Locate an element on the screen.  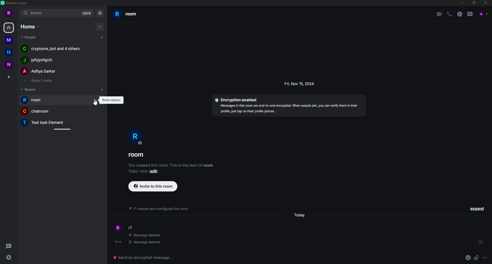
time is located at coordinates (117, 242).